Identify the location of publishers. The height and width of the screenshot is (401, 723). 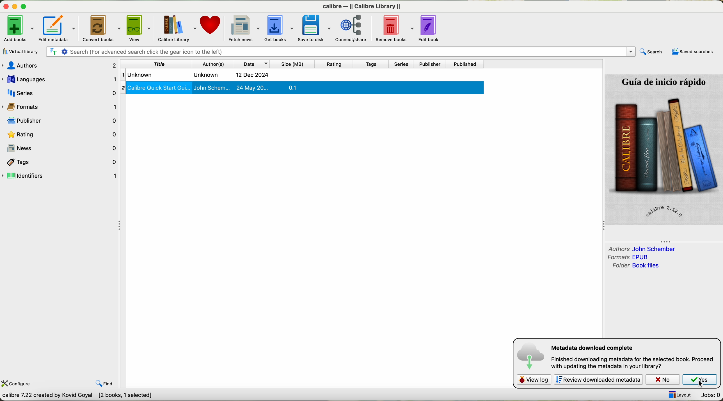
(63, 122).